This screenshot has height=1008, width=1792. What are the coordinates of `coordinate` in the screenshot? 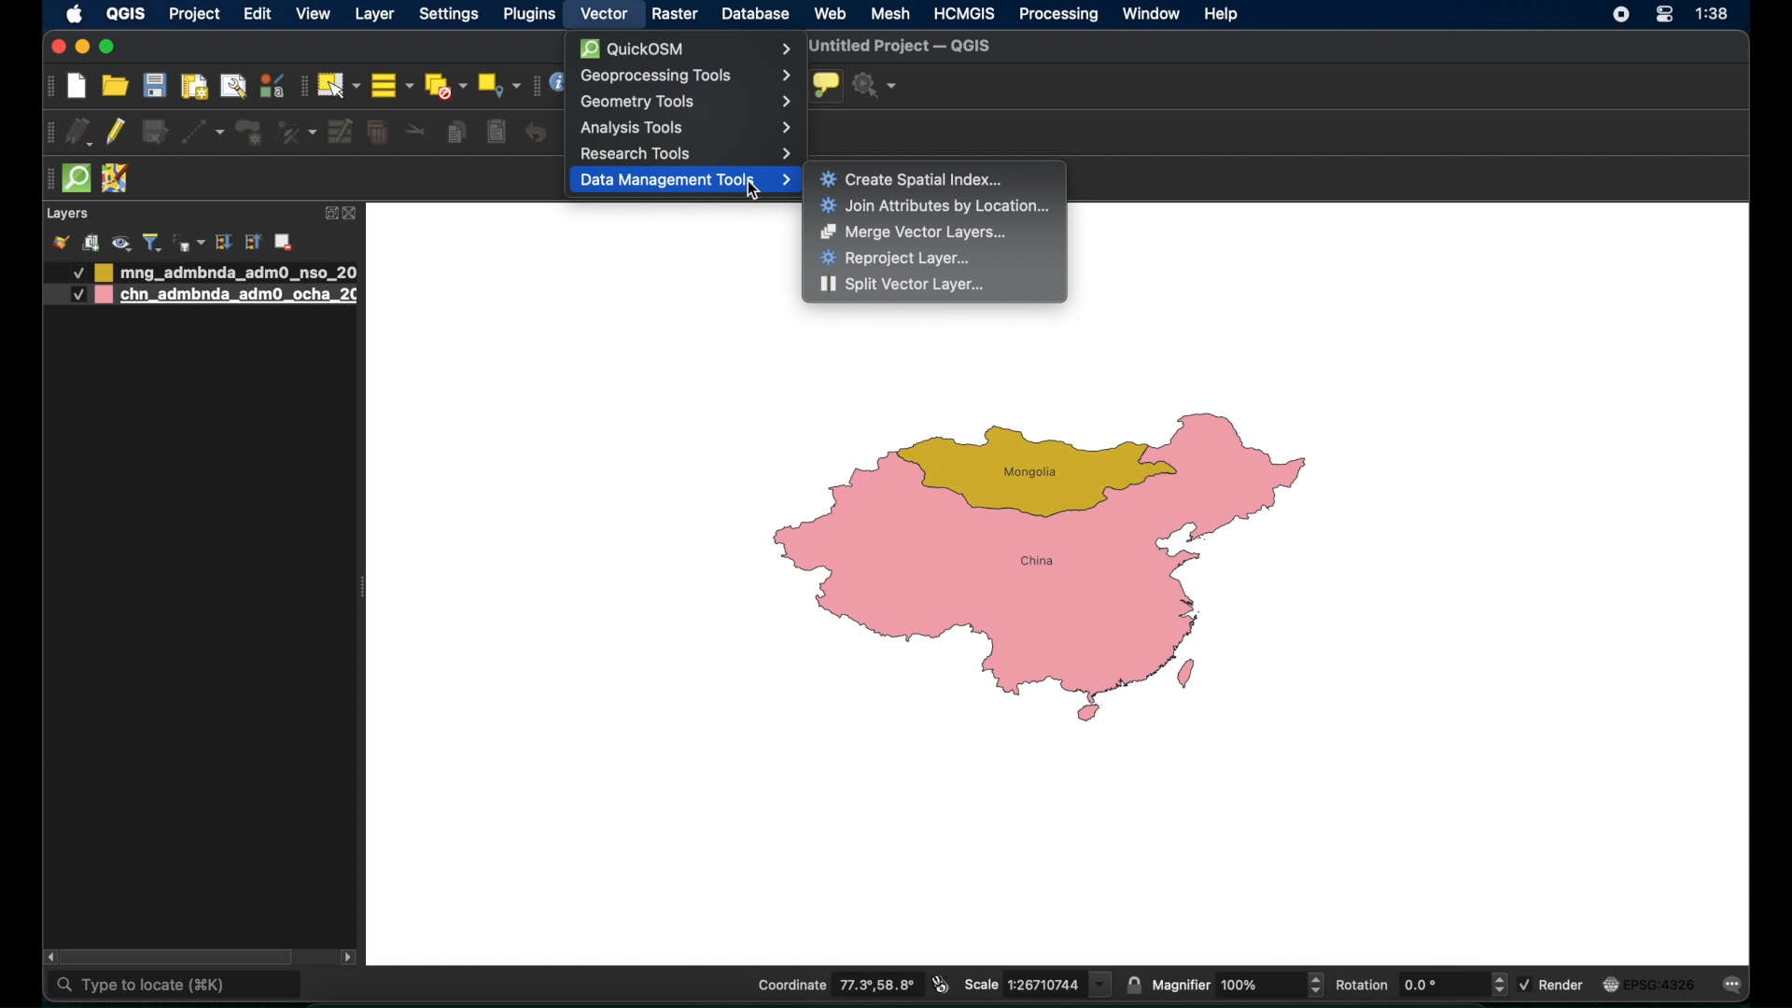 It's located at (837, 986).